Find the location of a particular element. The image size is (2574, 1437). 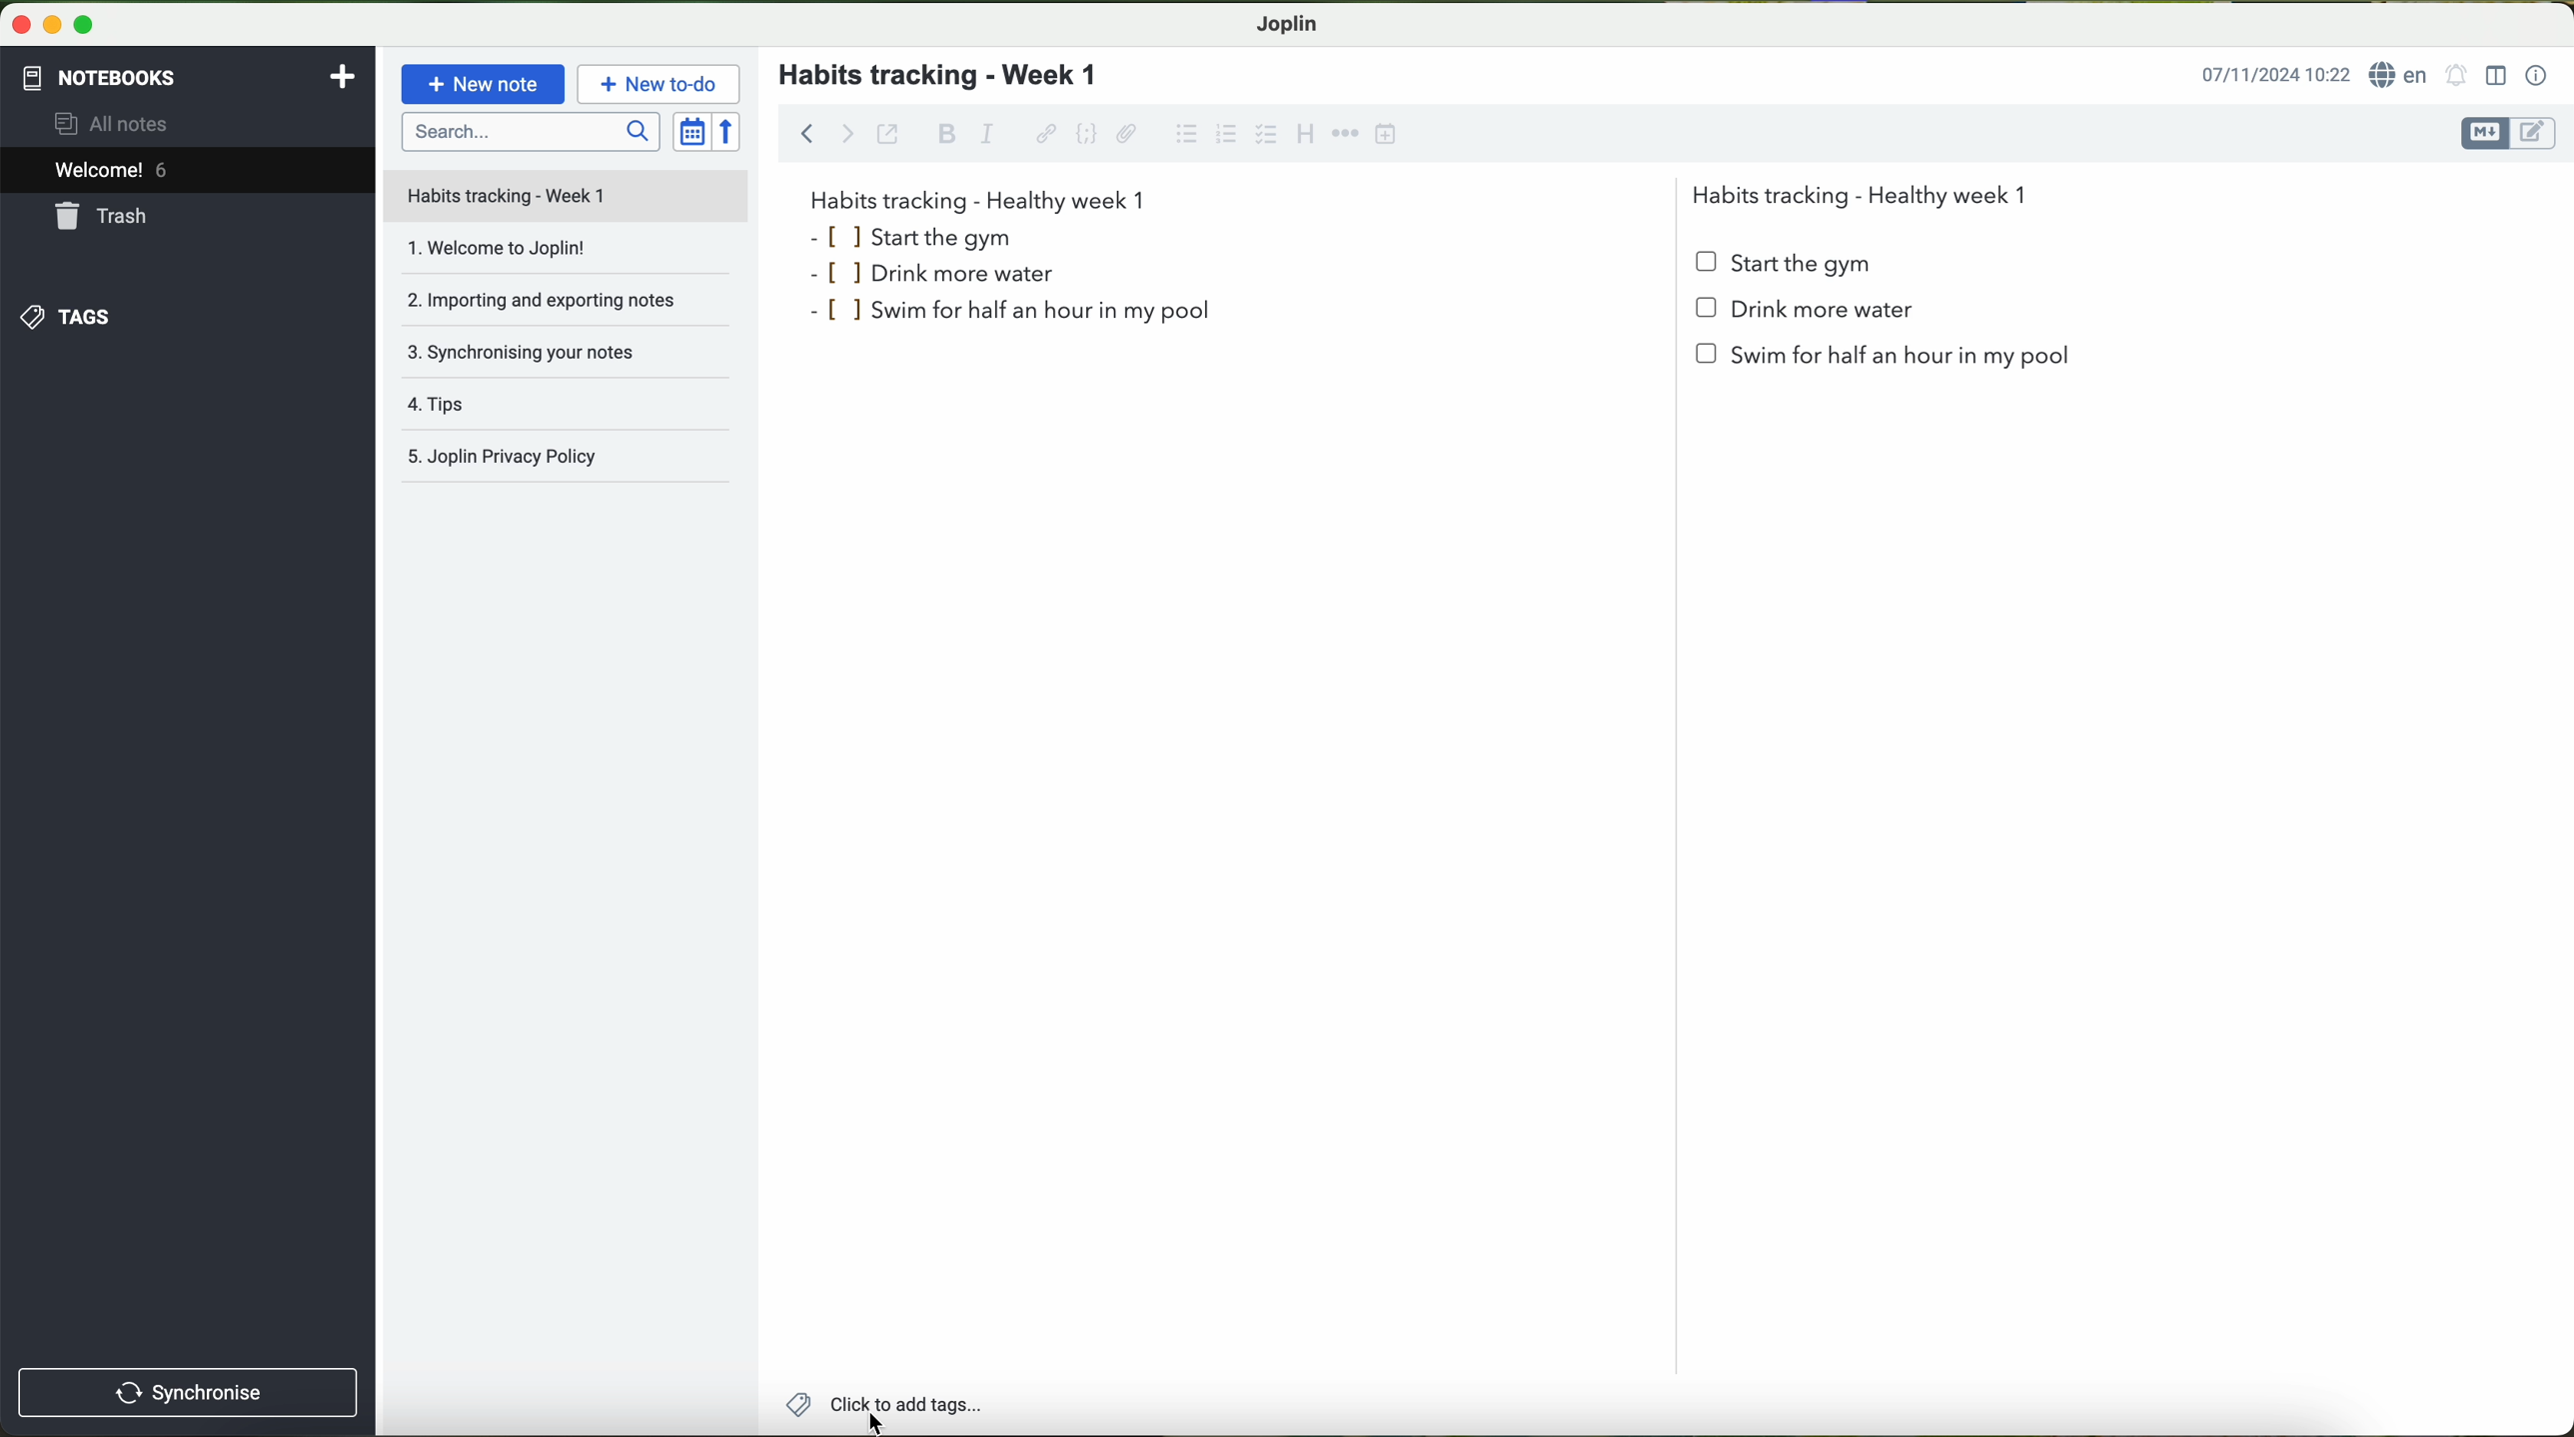

date and hour is located at coordinates (2275, 73).